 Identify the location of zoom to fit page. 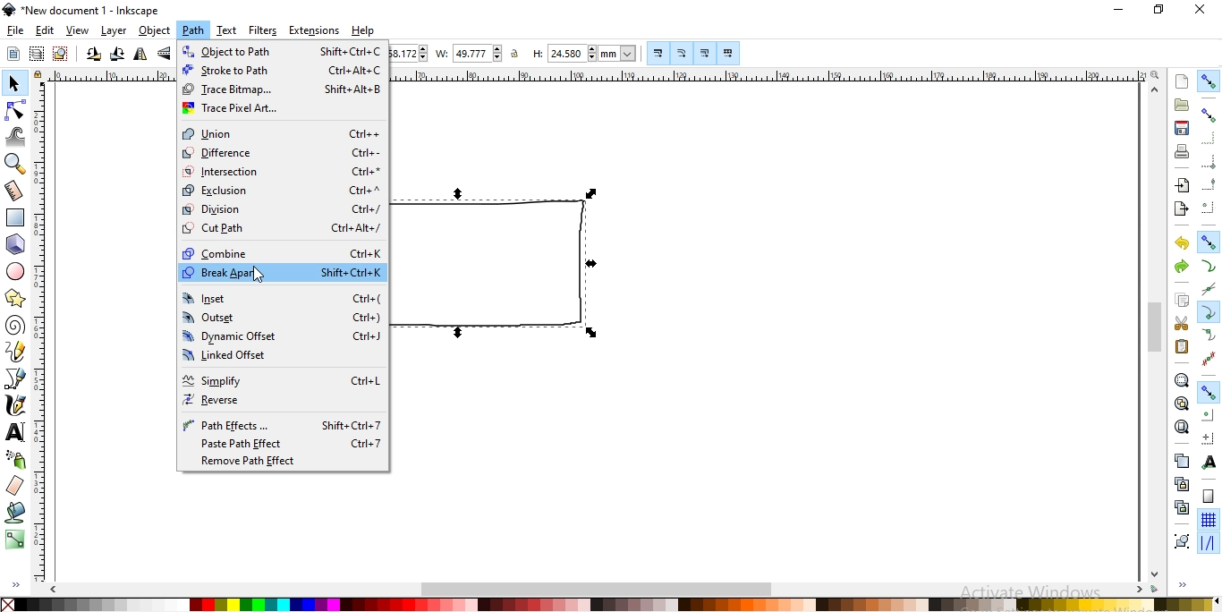
(1183, 427).